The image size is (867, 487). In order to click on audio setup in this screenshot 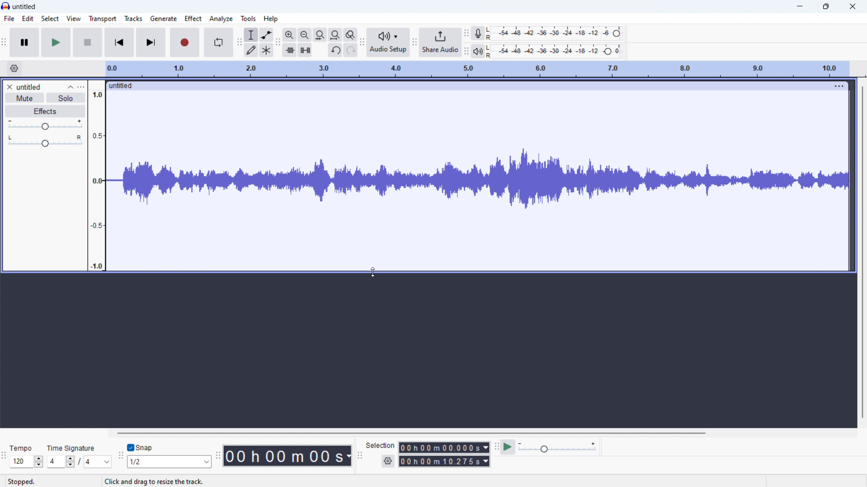, I will do `click(388, 43)`.